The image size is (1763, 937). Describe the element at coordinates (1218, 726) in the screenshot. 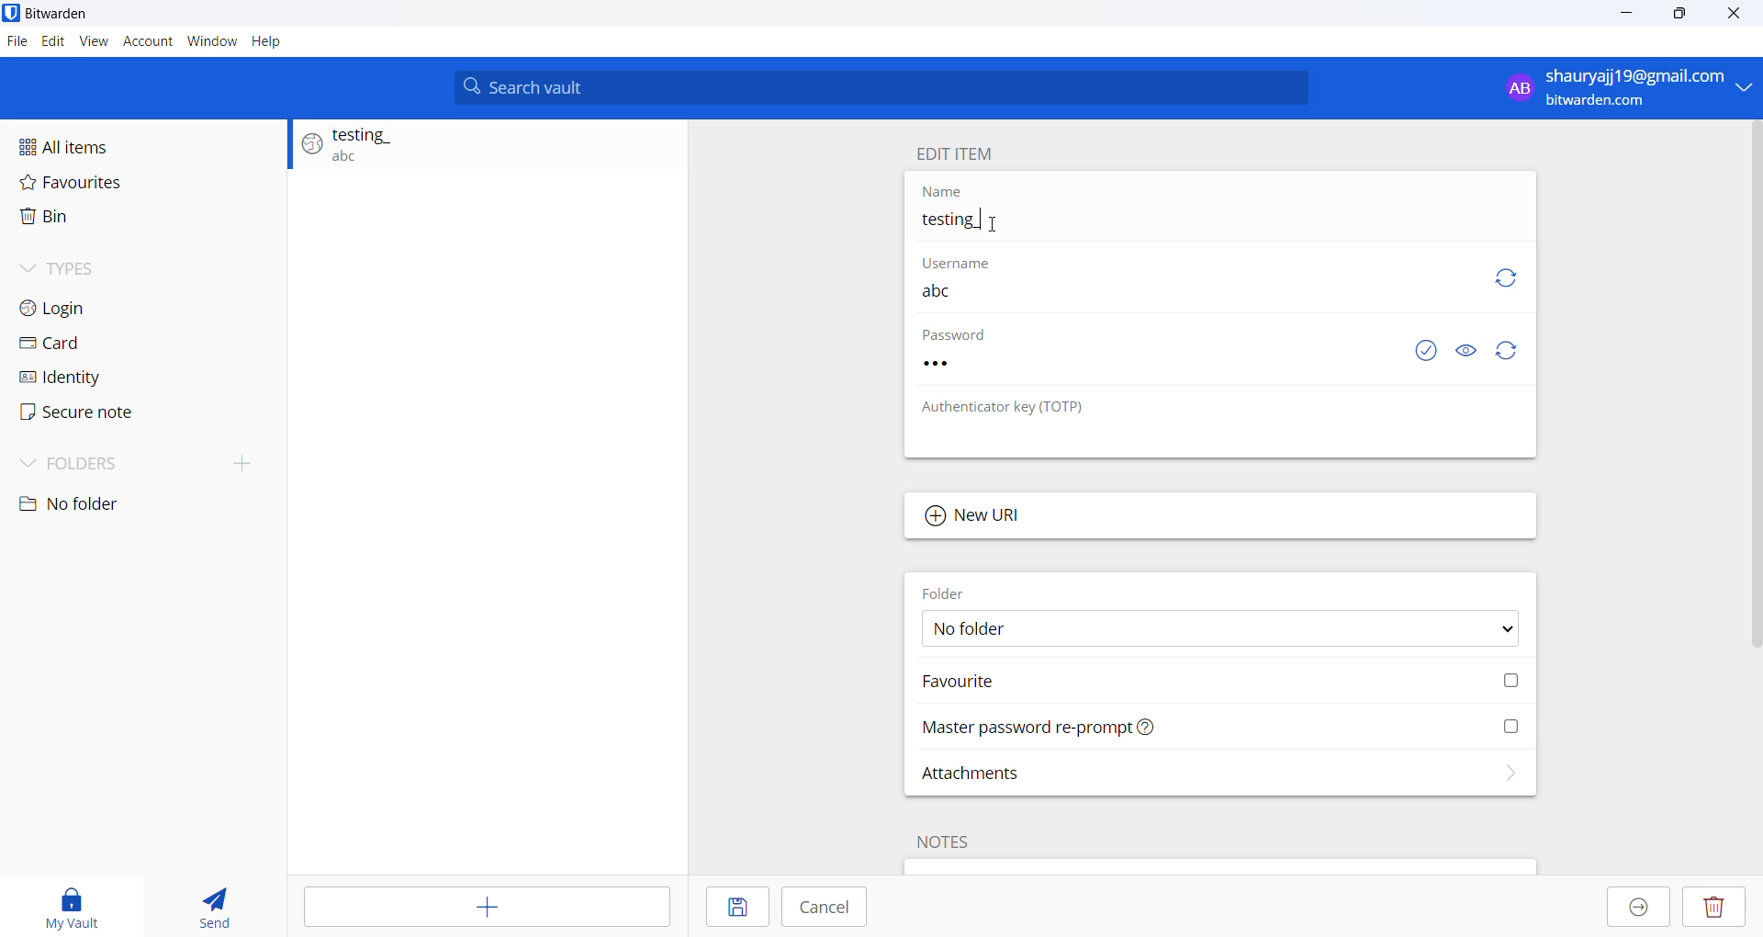

I see `Master password reprompt` at that location.